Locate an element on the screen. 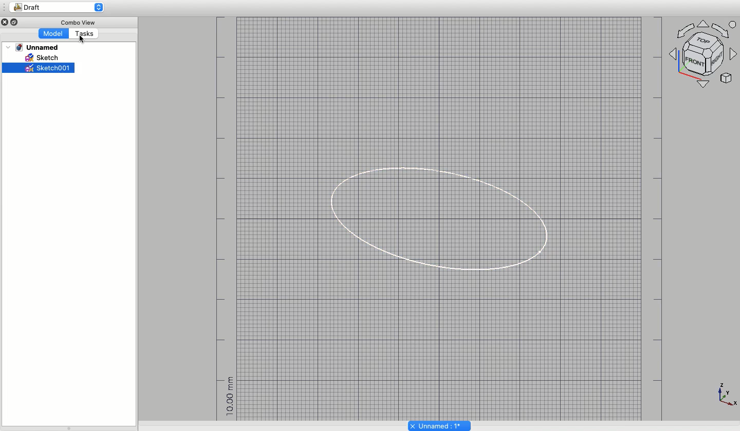 The height and width of the screenshot is (431, 740). Unnamed: 1 is located at coordinates (440, 425).